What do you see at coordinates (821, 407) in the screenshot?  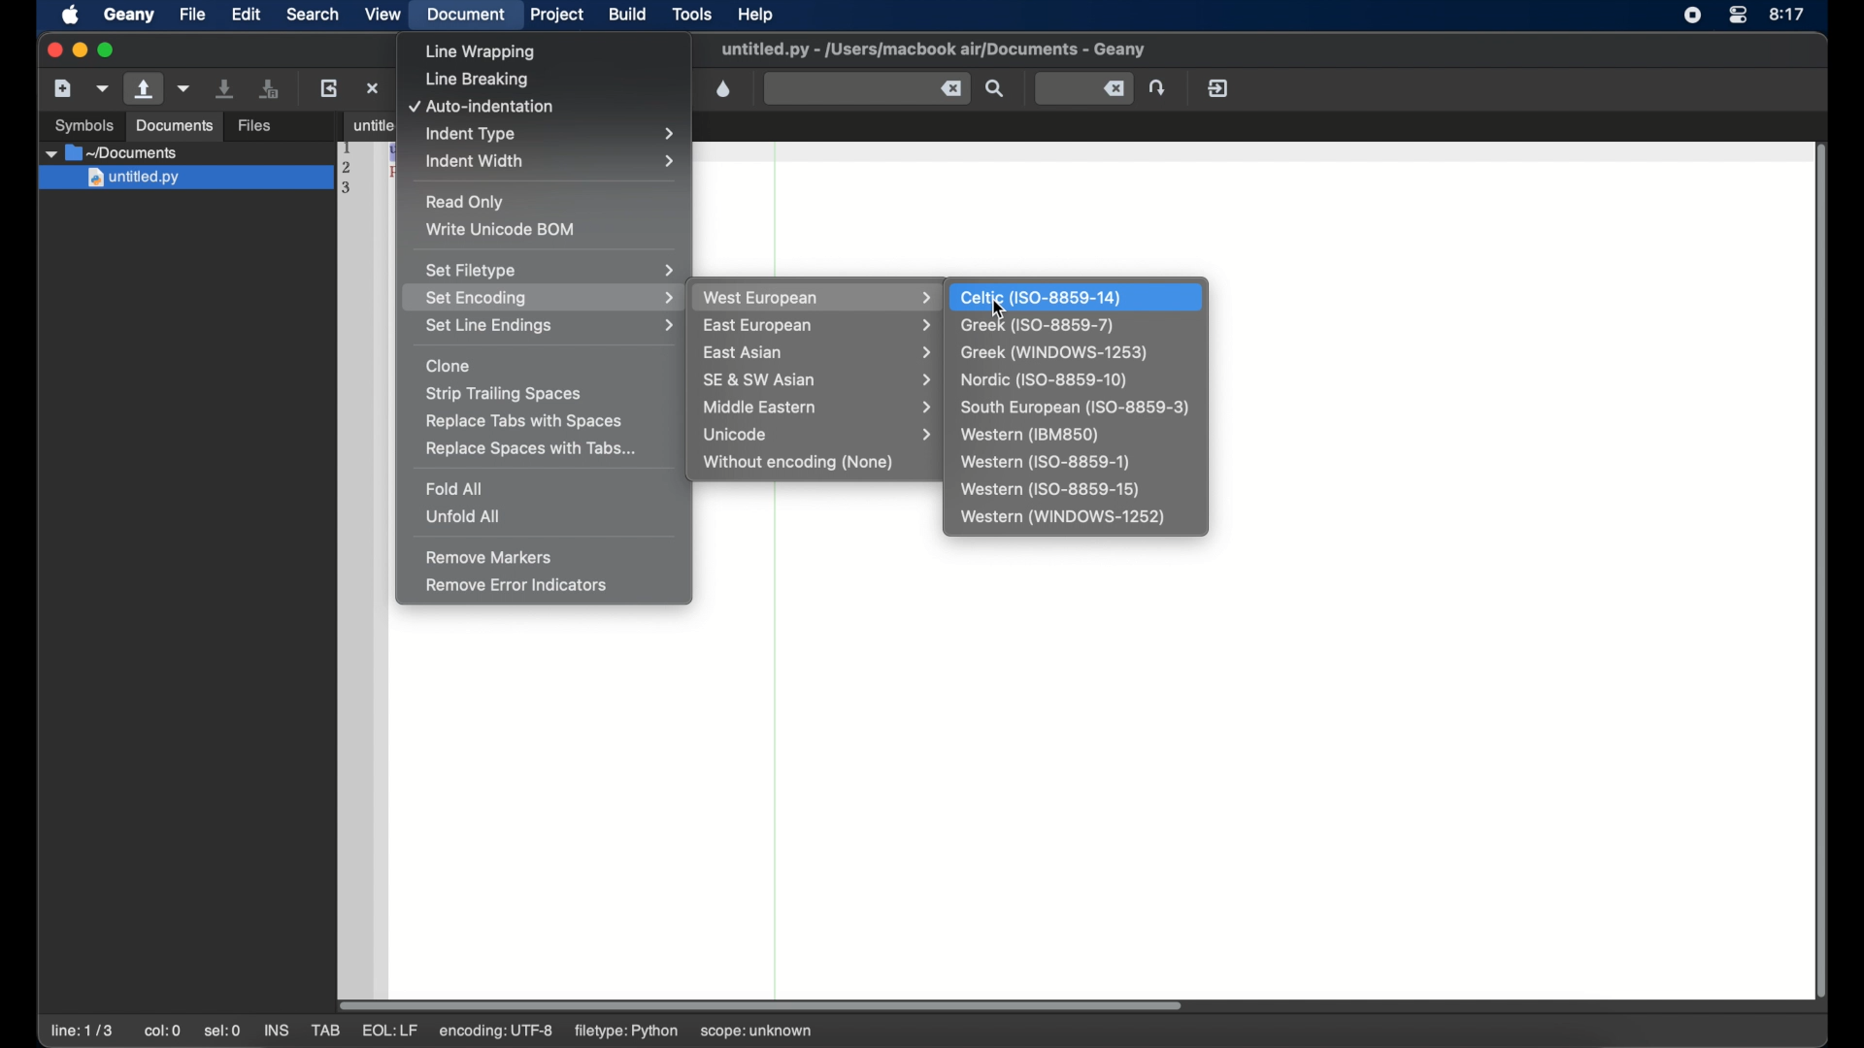 I see `middle eastern menu` at bounding box center [821, 407].